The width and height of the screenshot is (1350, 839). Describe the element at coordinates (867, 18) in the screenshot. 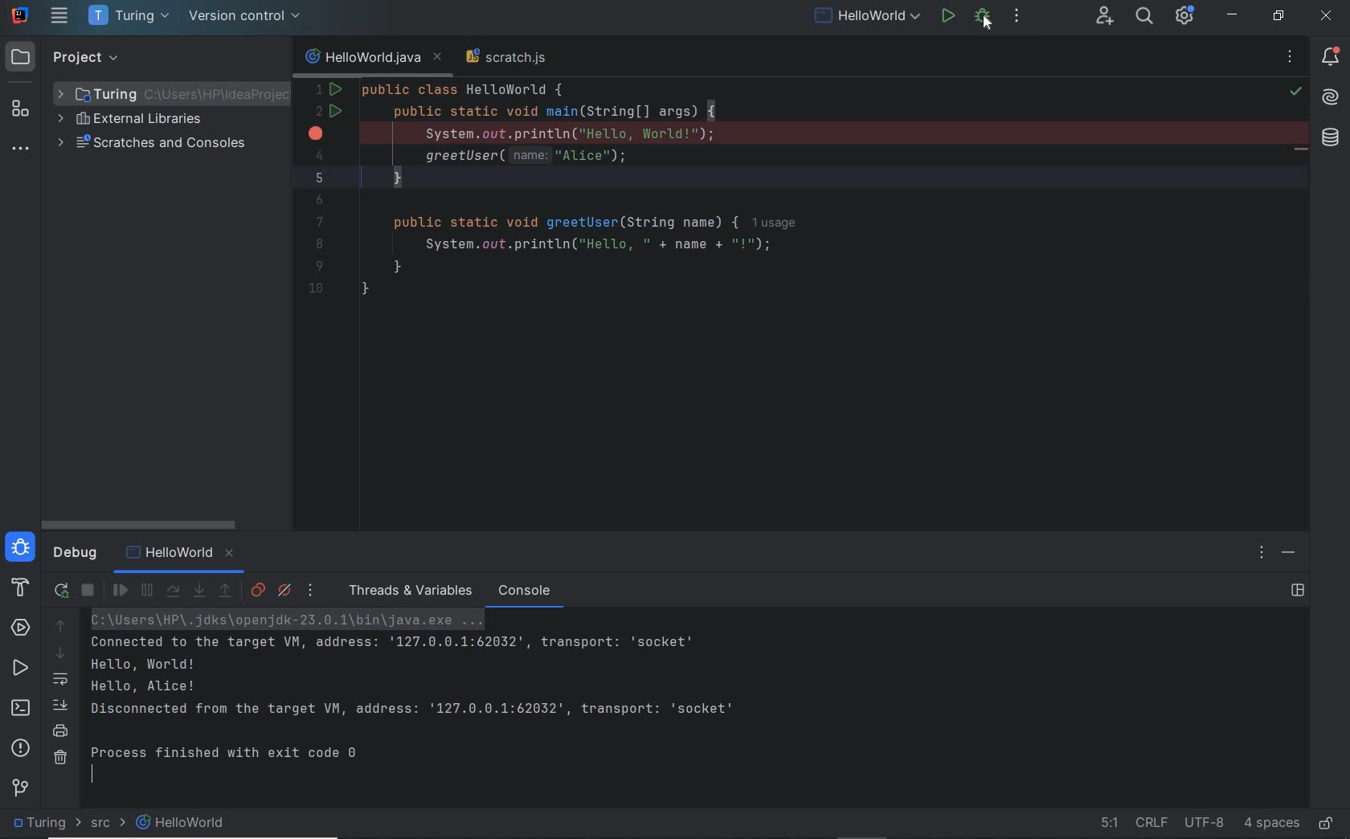

I see `file name` at that location.